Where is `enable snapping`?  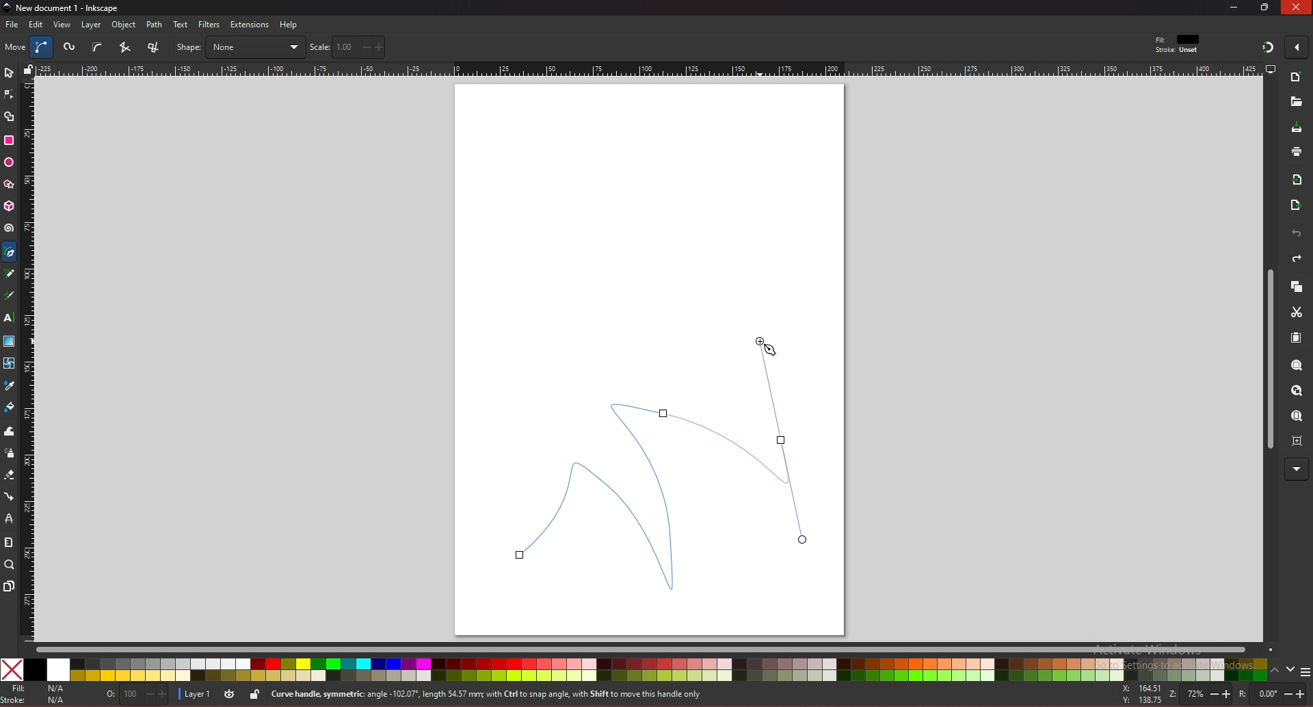
enable snapping is located at coordinates (1297, 46).